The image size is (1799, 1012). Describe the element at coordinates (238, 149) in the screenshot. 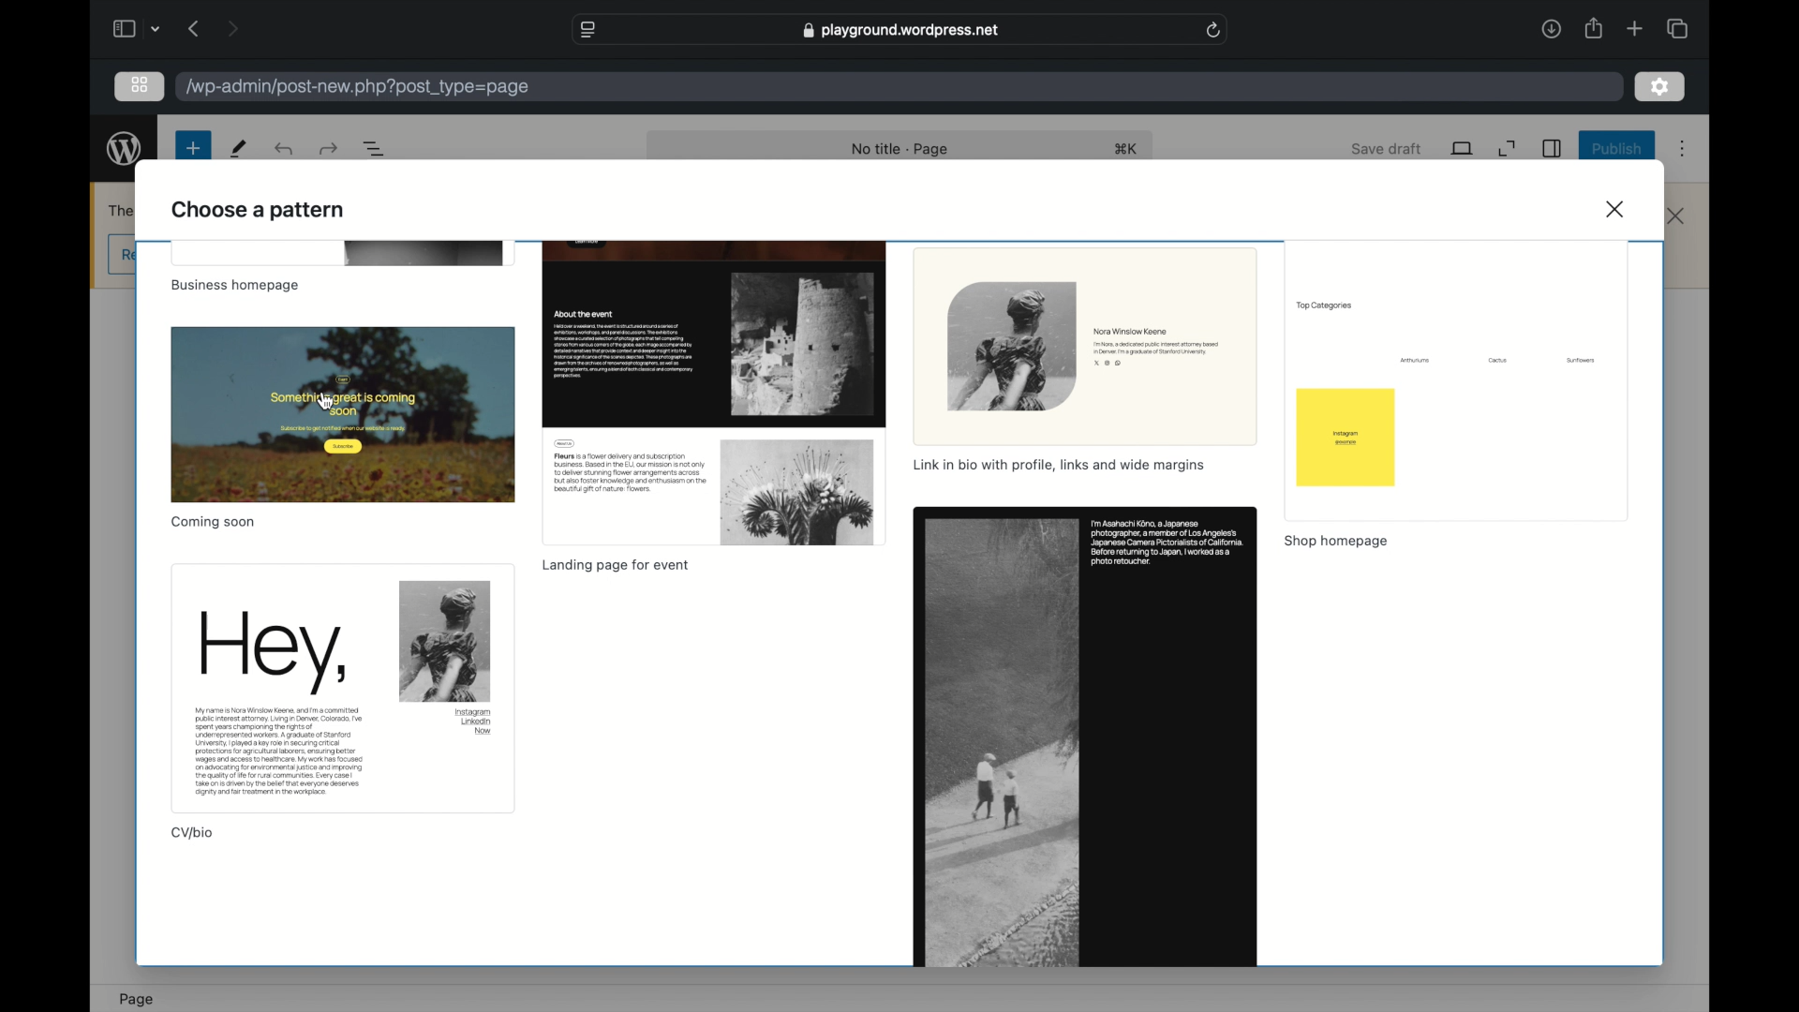

I see `tools` at that location.